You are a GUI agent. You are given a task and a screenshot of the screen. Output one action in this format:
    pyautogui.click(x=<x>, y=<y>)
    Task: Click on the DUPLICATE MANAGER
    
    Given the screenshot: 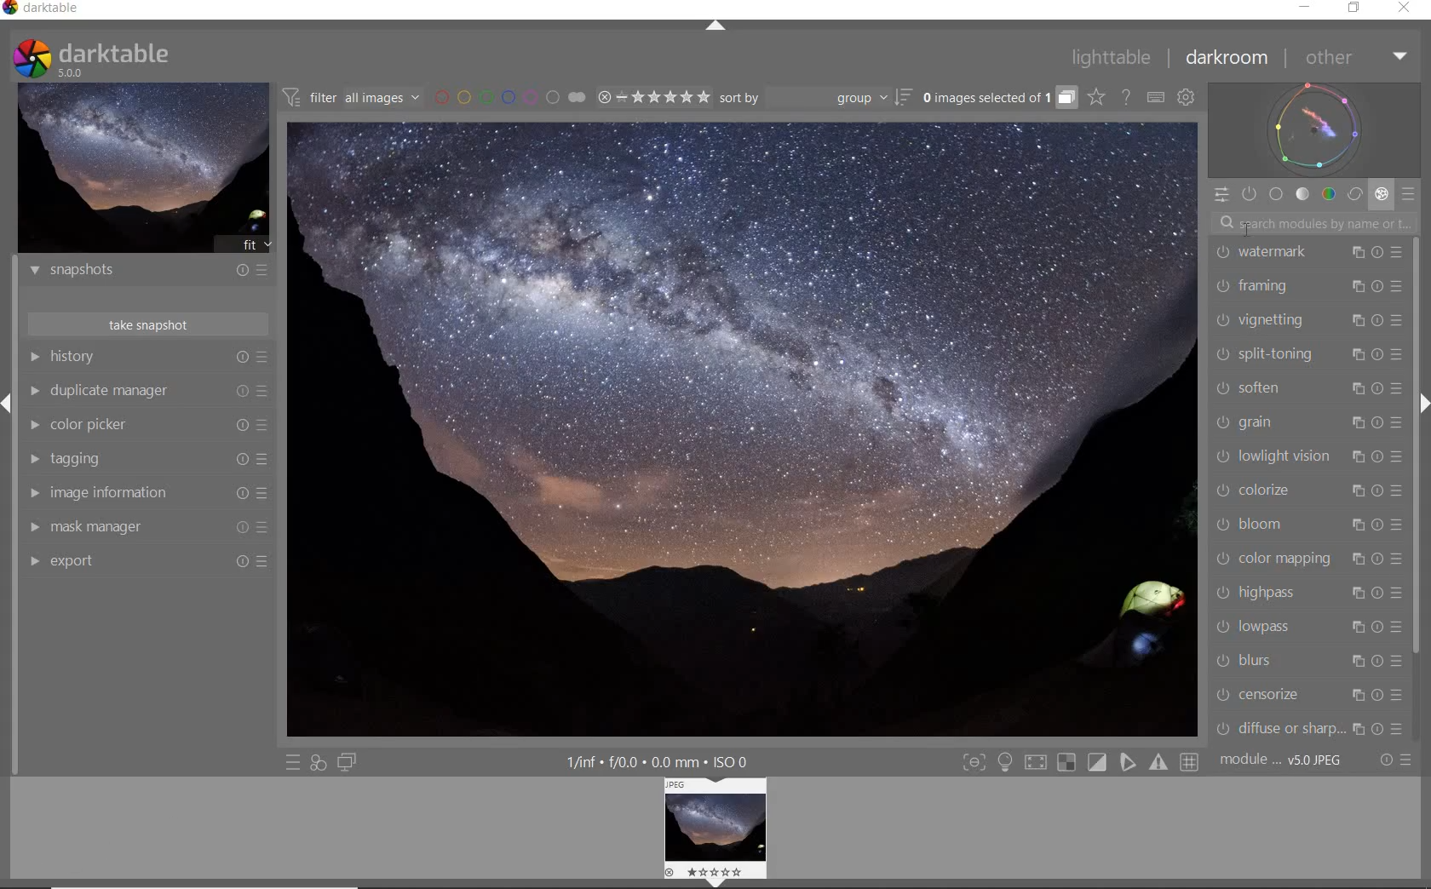 What is the action you would take?
    pyautogui.click(x=37, y=392)
    